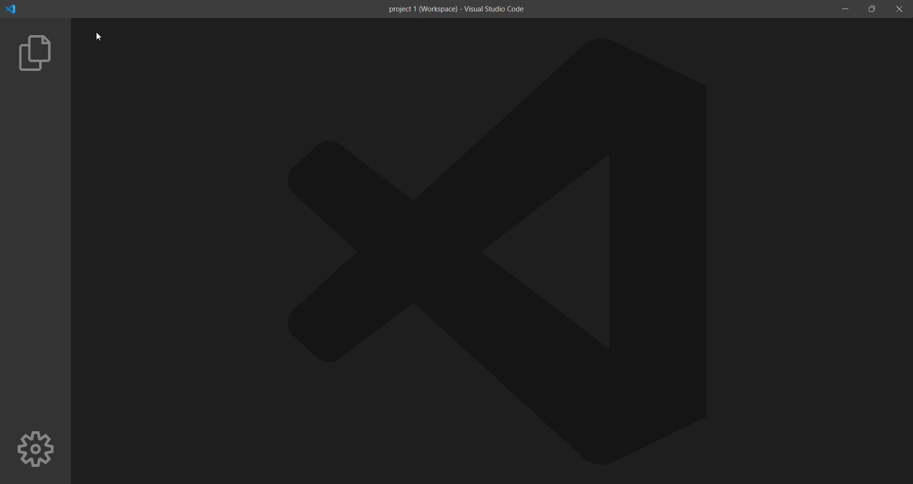 The image size is (913, 484). I want to click on close, so click(898, 9).